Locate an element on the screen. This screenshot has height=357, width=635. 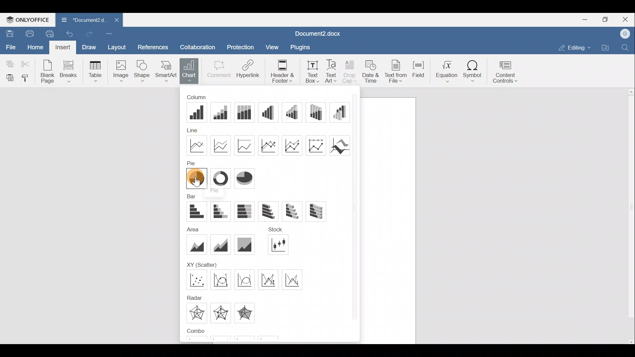
Text box is located at coordinates (311, 70).